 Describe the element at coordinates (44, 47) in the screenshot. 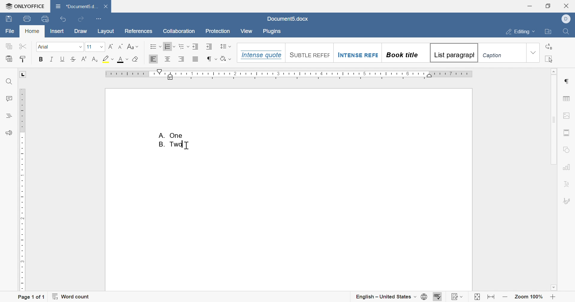

I see `Font` at that location.